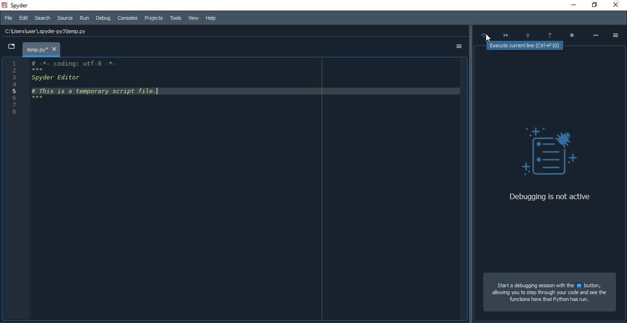 The height and width of the screenshot is (323, 627). I want to click on options, so click(457, 47).